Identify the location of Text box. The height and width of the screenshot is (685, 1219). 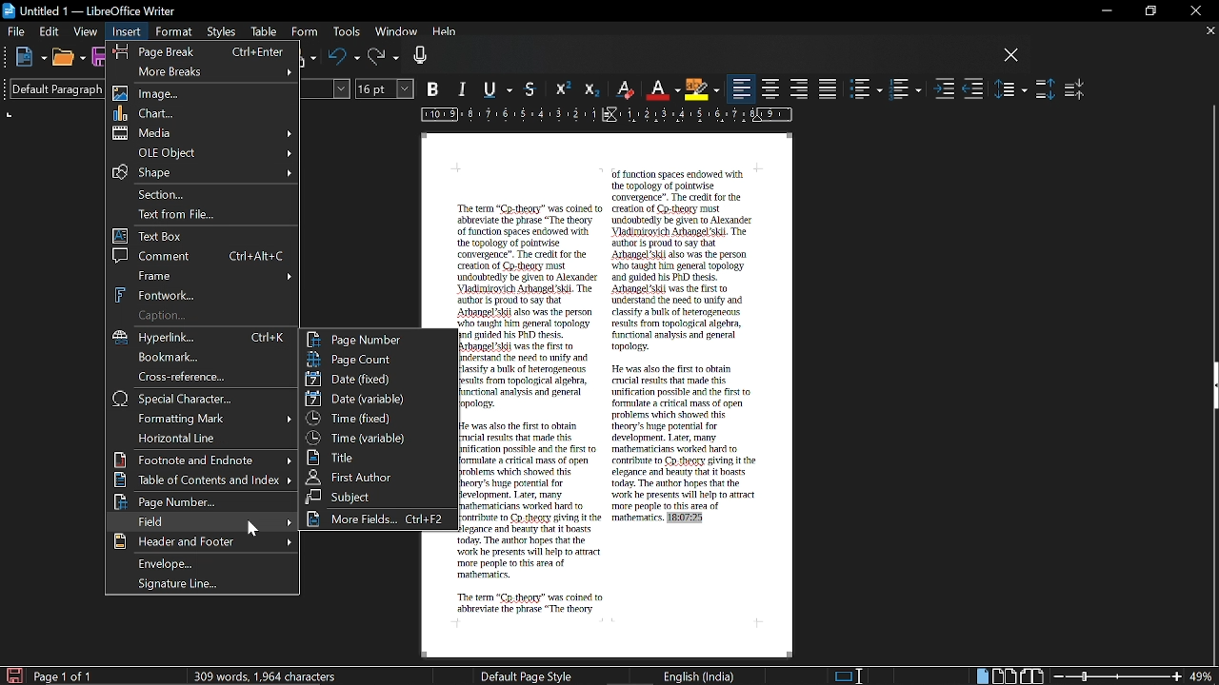
(204, 236).